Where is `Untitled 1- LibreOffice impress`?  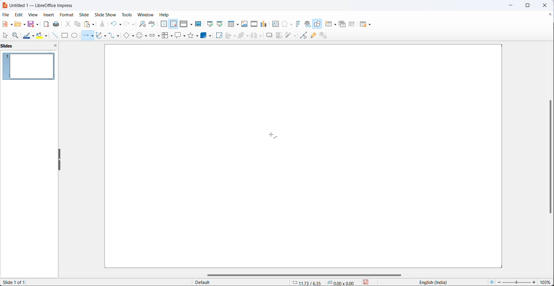
Untitled 1- LibreOffice impress is located at coordinates (41, 5).